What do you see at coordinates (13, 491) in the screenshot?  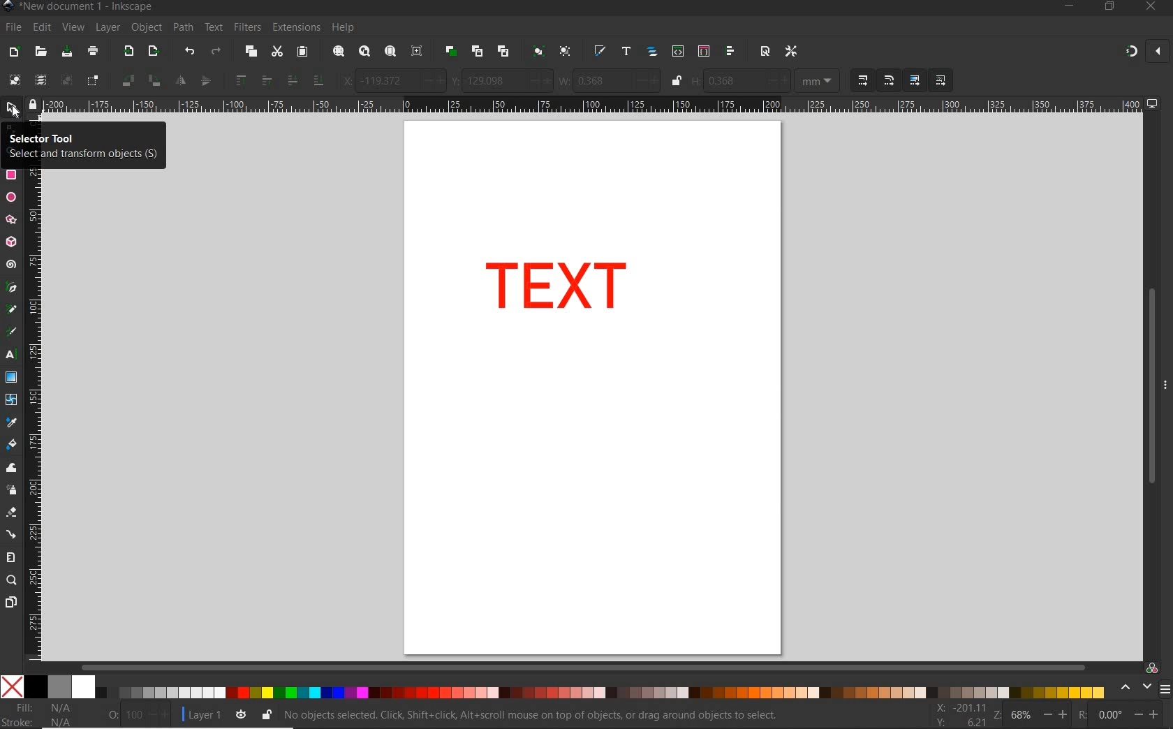 I see `SPRAY TOOL` at bounding box center [13, 491].